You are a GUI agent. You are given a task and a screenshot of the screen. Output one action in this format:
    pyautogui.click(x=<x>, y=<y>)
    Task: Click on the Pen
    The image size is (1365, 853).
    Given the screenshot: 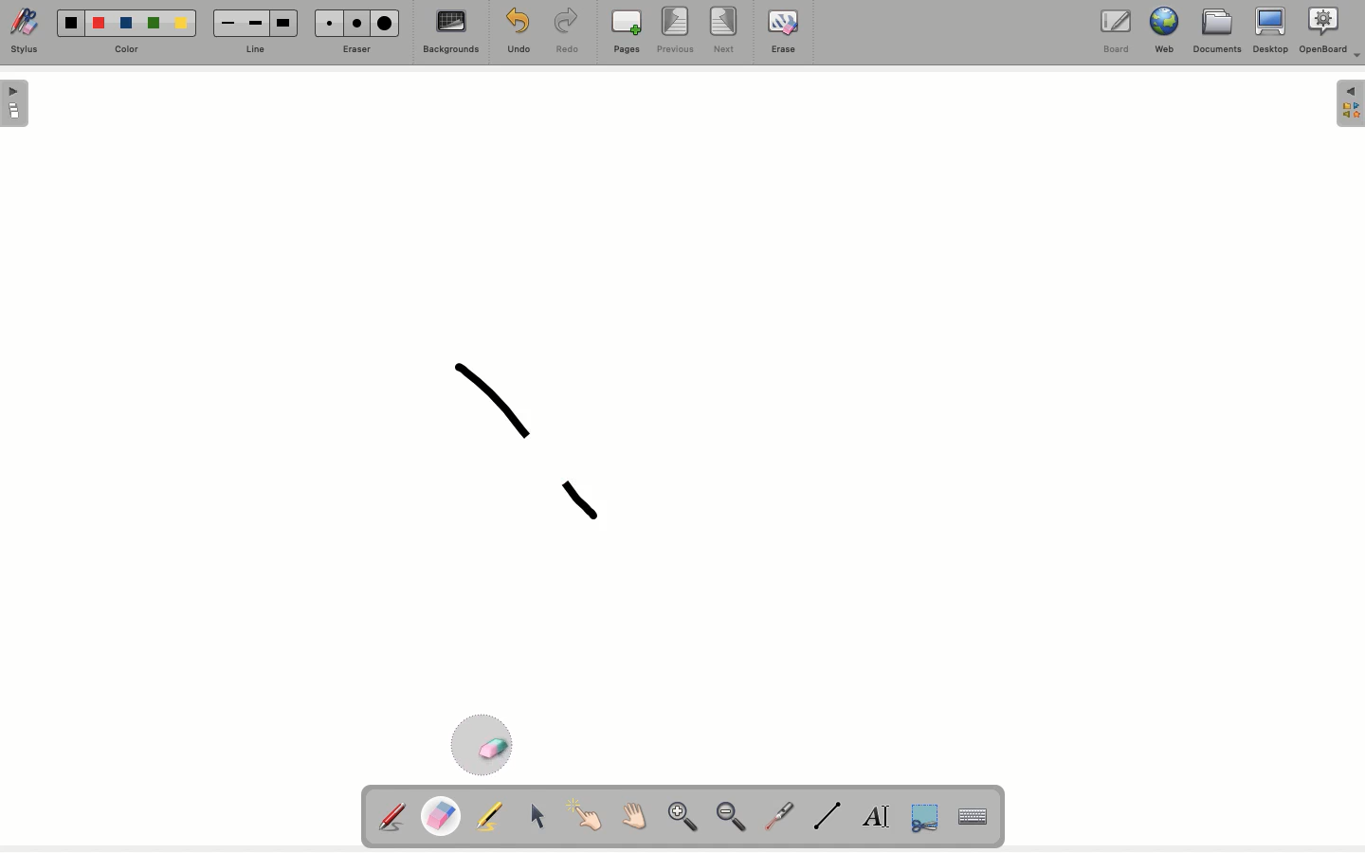 What is the action you would take?
    pyautogui.click(x=394, y=815)
    